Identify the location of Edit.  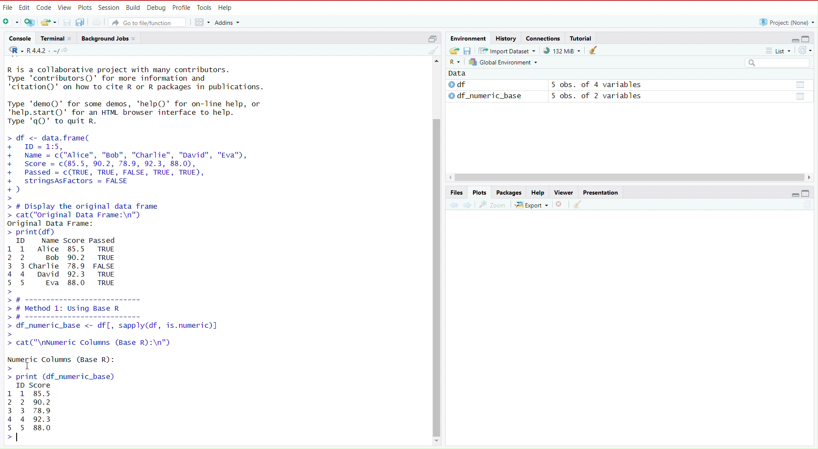
(24, 6).